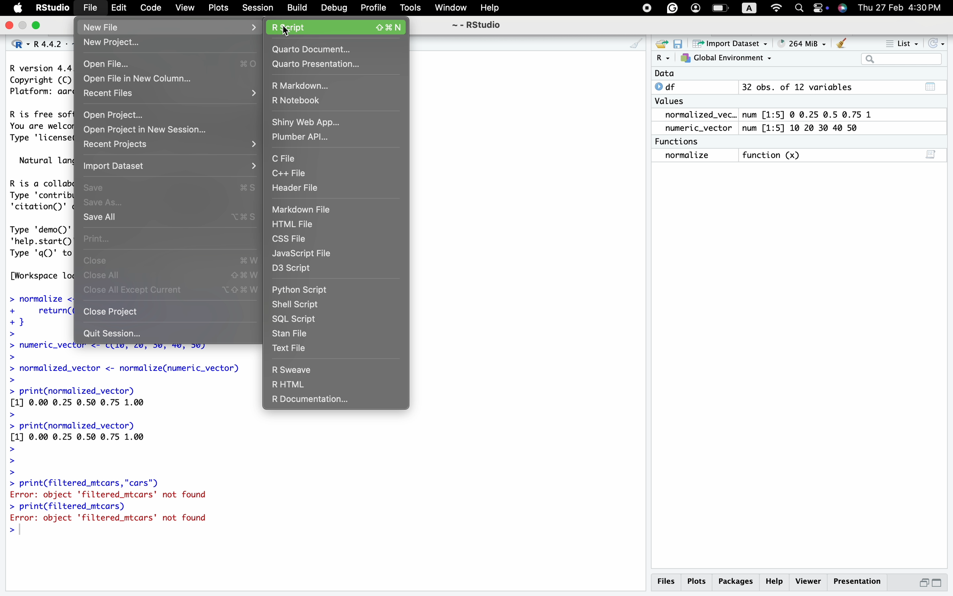 Image resolution: width=953 pixels, height=596 pixels. Describe the element at coordinates (85, 449) in the screenshot. I see `> print(normalized_vector)
[1] 0.00 0.25 0.50 0.75 1.00` at that location.